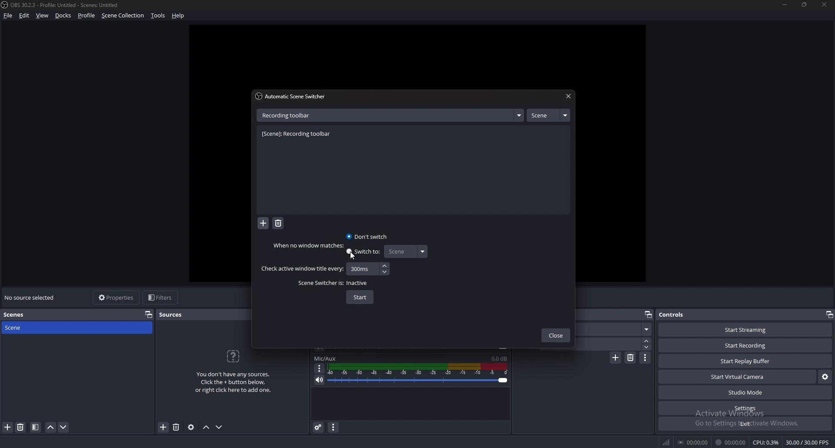 The height and width of the screenshot is (448, 835). Describe the element at coordinates (829, 314) in the screenshot. I see `pop out` at that location.